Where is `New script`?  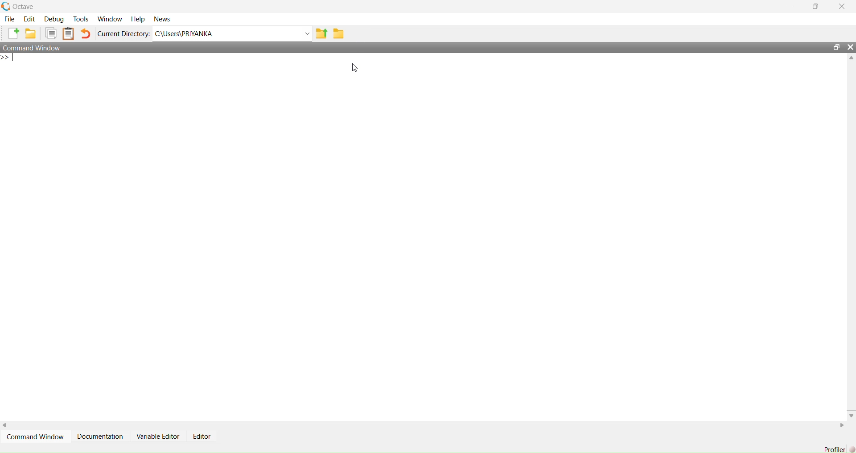
New script is located at coordinates (14, 33).